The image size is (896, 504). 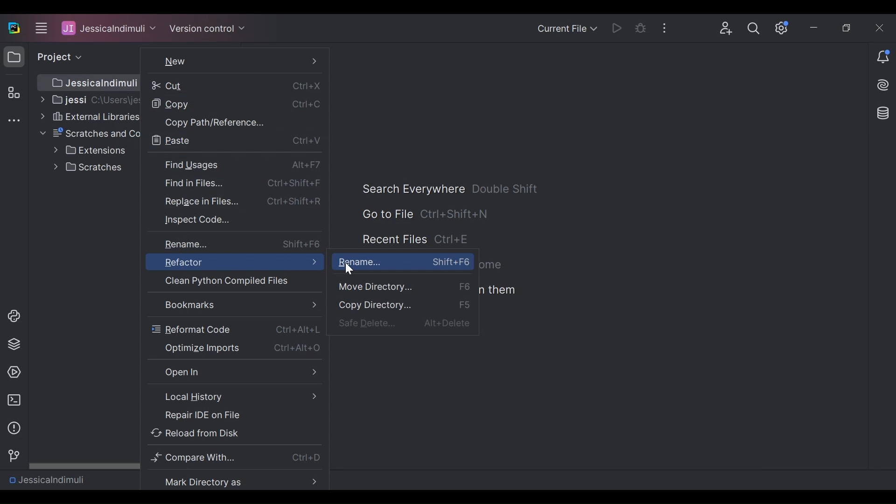 I want to click on Mark Directory as, so click(x=236, y=481).